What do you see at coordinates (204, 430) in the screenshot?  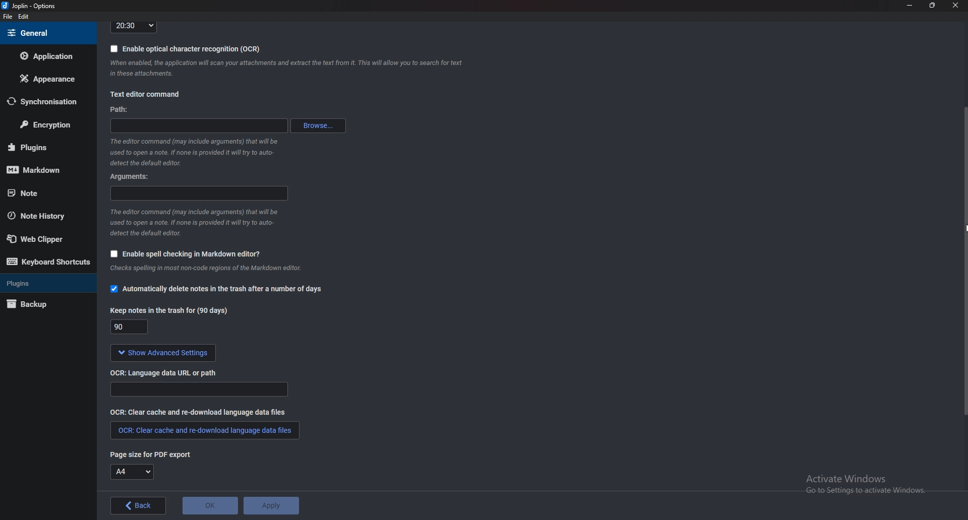 I see `O C R clear cache and redownload language data` at bounding box center [204, 430].